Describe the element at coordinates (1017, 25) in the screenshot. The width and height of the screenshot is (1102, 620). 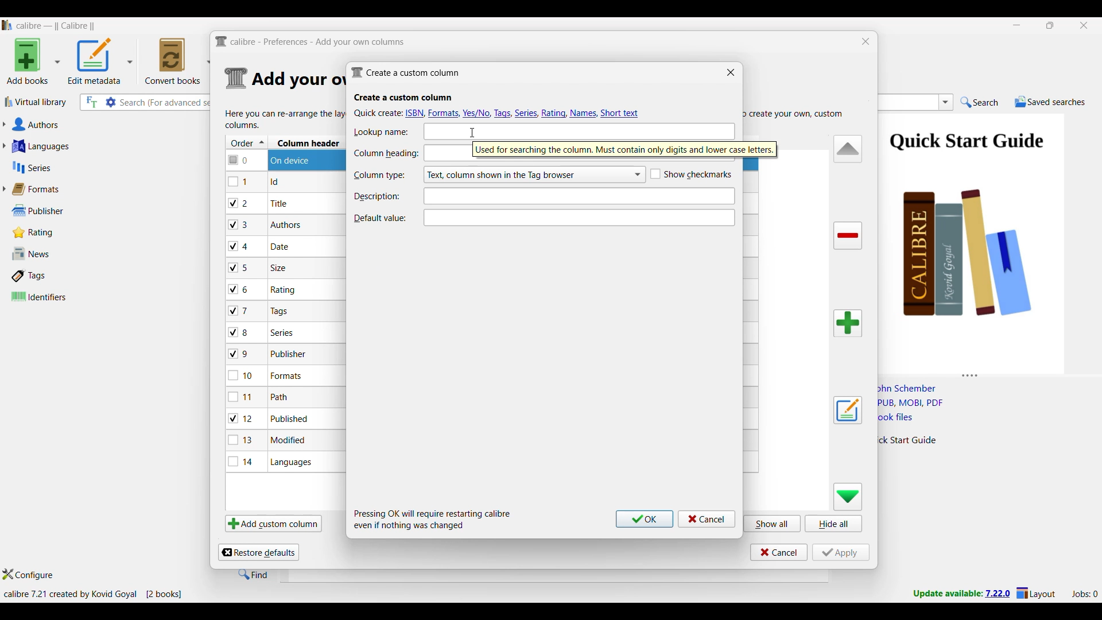
I see `Minimize` at that location.